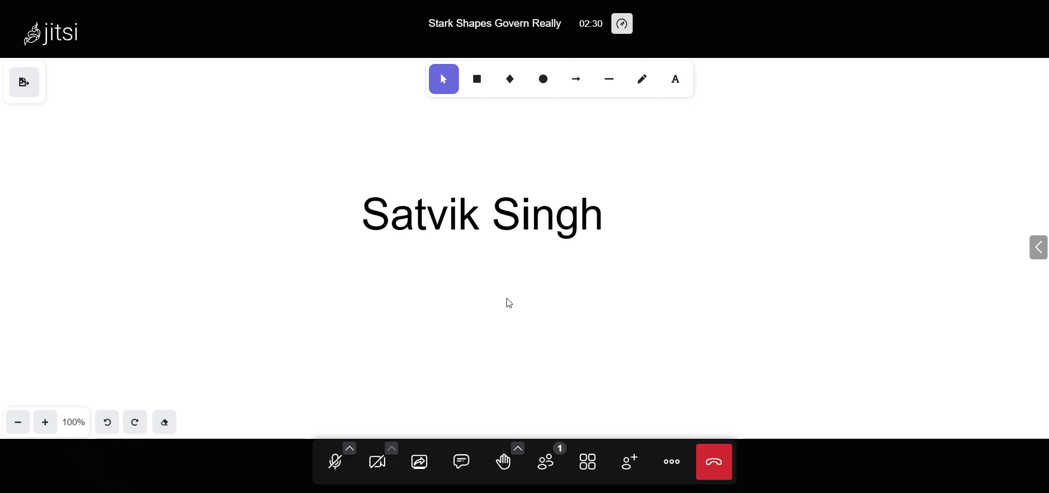 The image size is (1049, 493). I want to click on line, so click(611, 79).